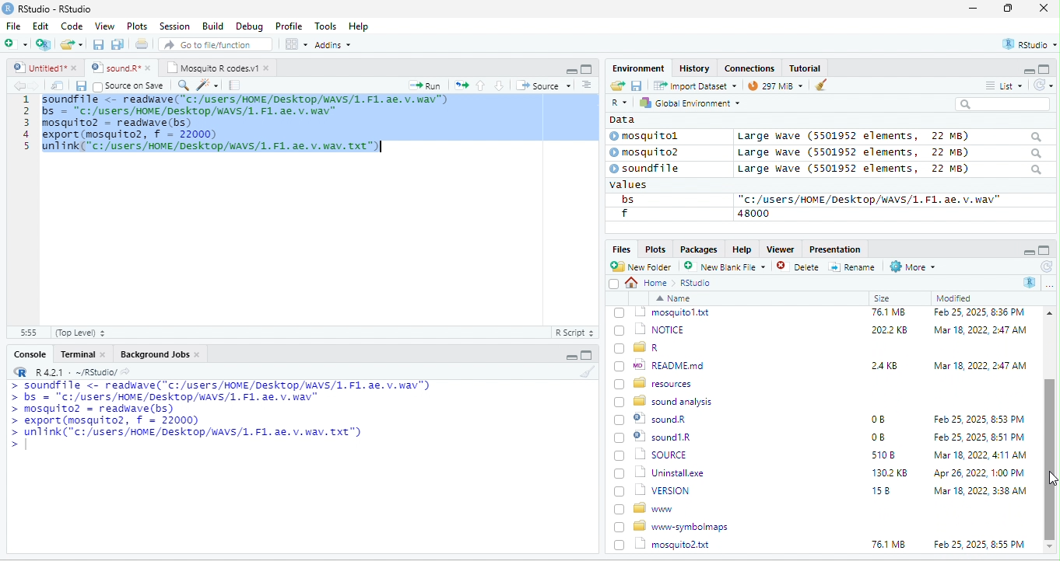 The width and height of the screenshot is (1060, 561). I want to click on © soundfile, so click(651, 168).